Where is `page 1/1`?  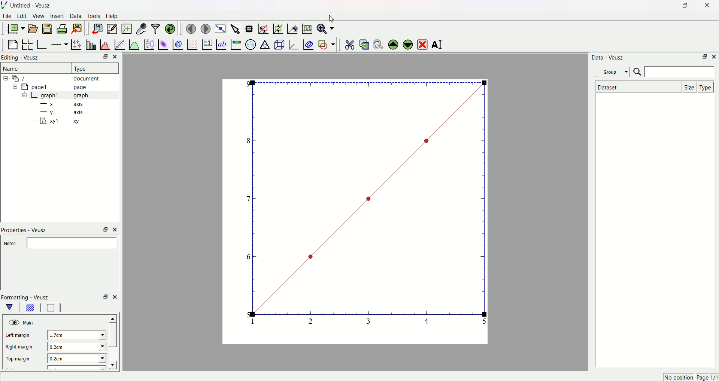
page 1/1 is located at coordinates (707, 378).